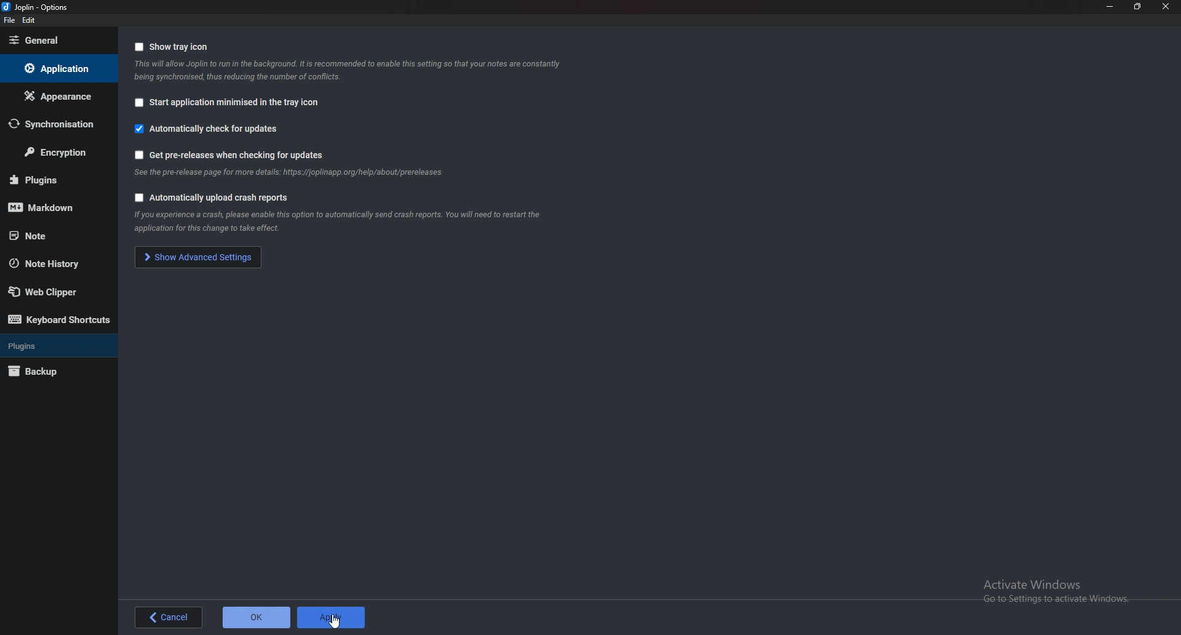 The image size is (1181, 635). What do you see at coordinates (50, 236) in the screenshot?
I see `note` at bounding box center [50, 236].